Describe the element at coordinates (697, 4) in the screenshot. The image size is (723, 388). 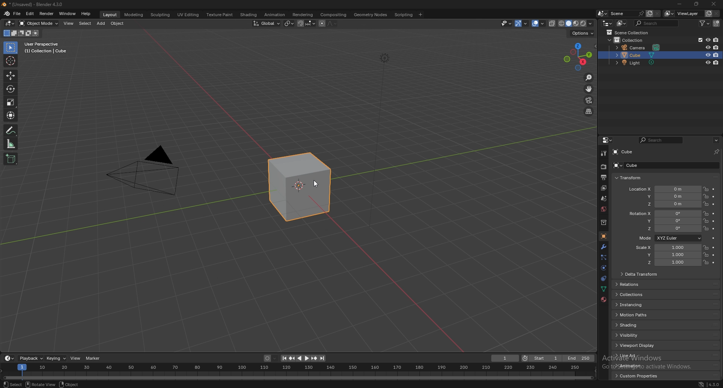
I see `resize` at that location.